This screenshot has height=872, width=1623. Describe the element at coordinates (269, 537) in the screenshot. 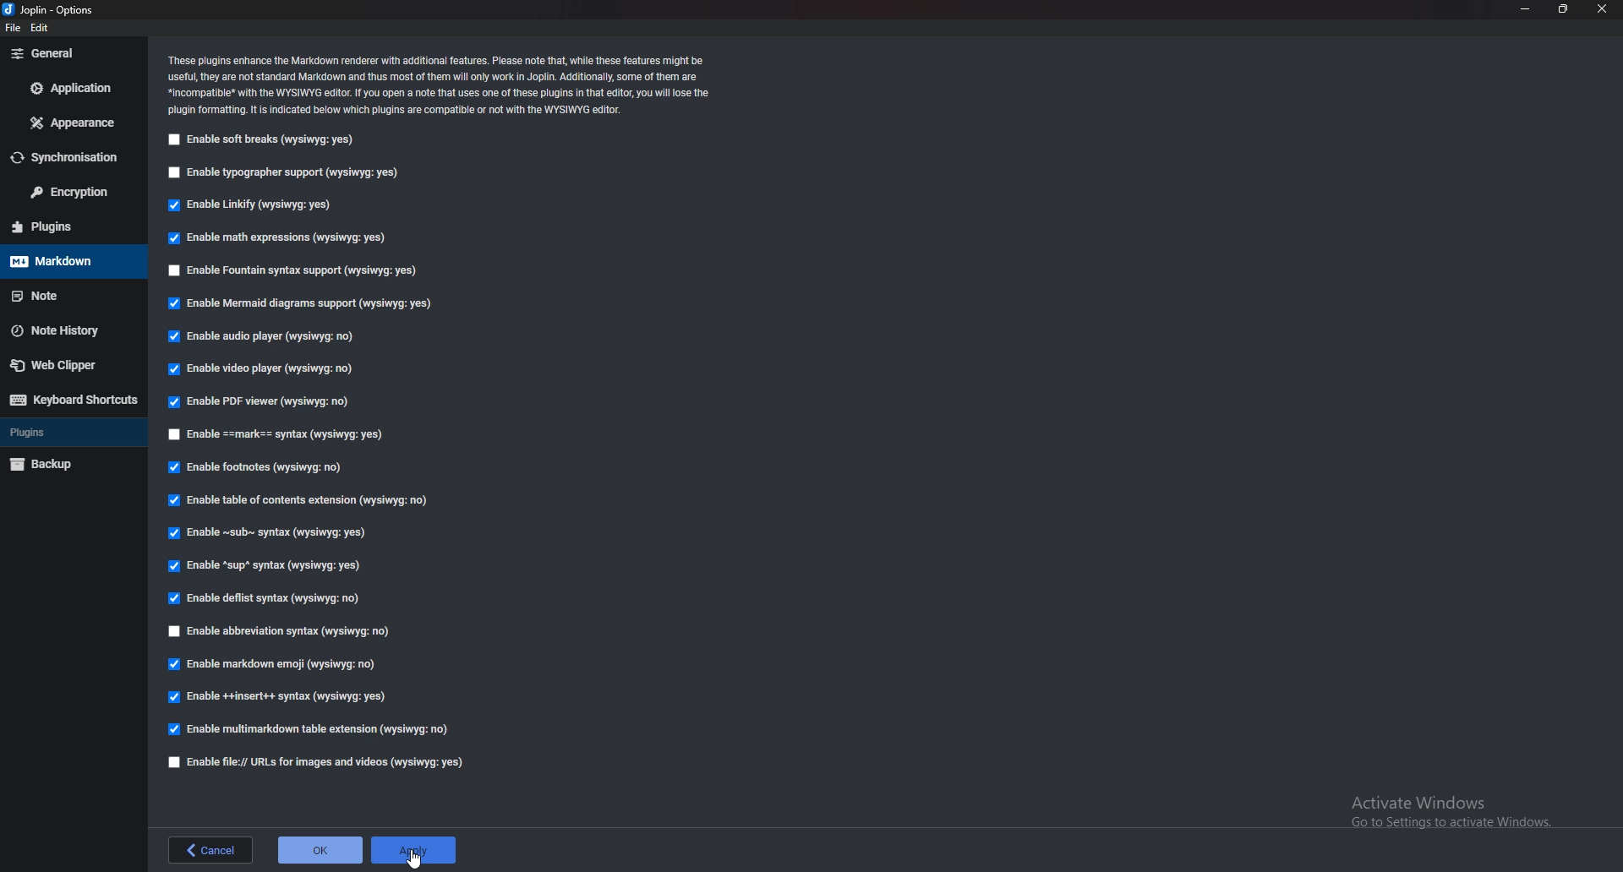

I see `enable sub syntax` at that location.